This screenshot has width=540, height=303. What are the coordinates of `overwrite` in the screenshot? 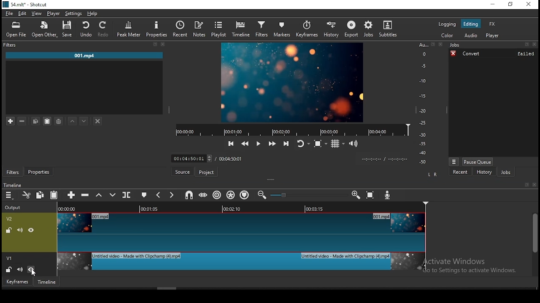 It's located at (111, 195).